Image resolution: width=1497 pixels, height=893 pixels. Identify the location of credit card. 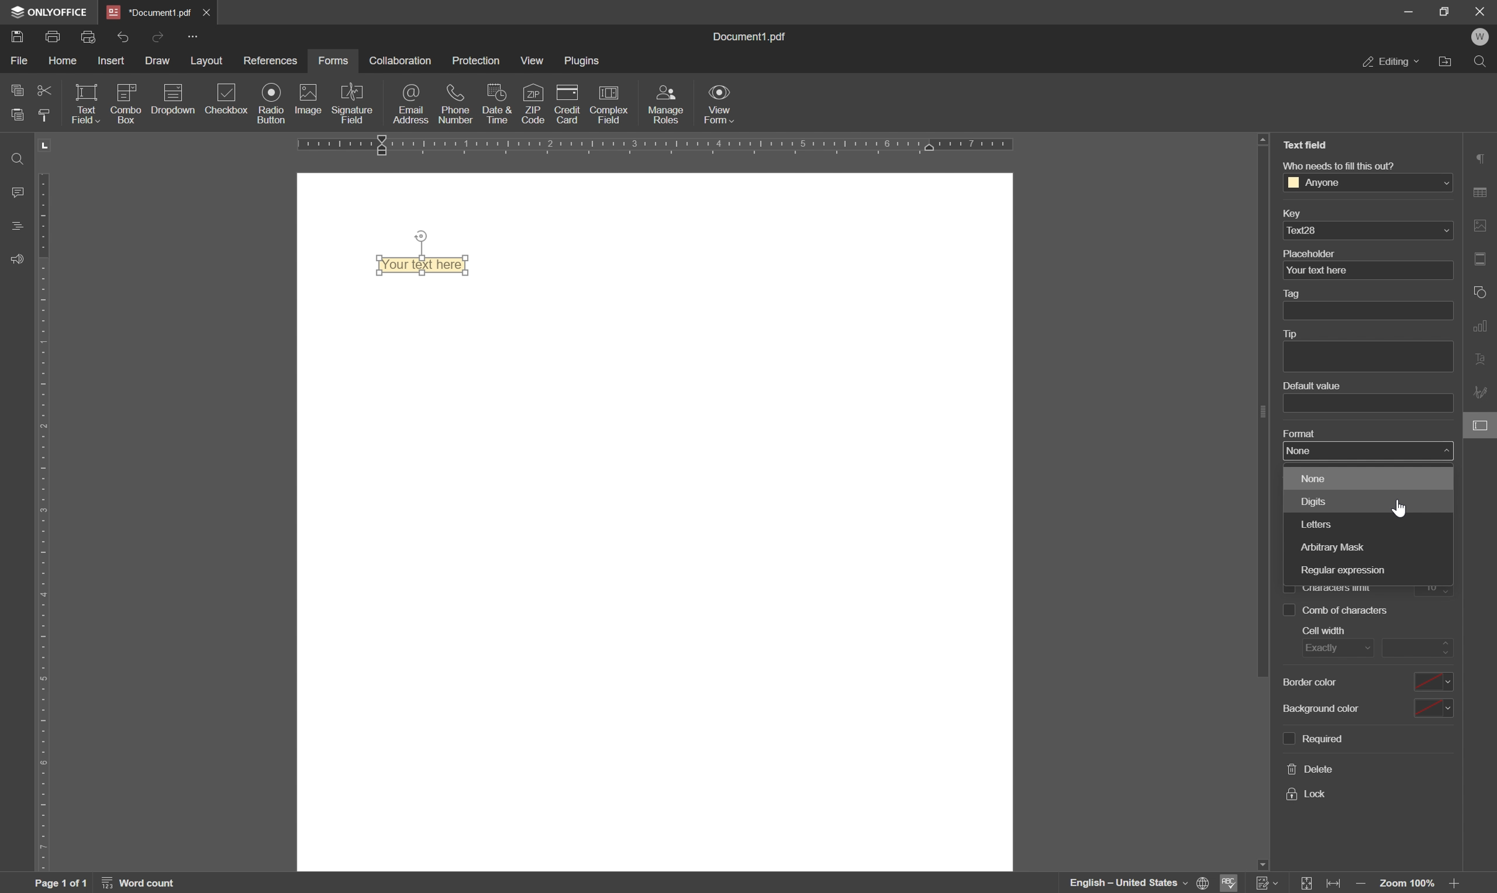
(567, 104).